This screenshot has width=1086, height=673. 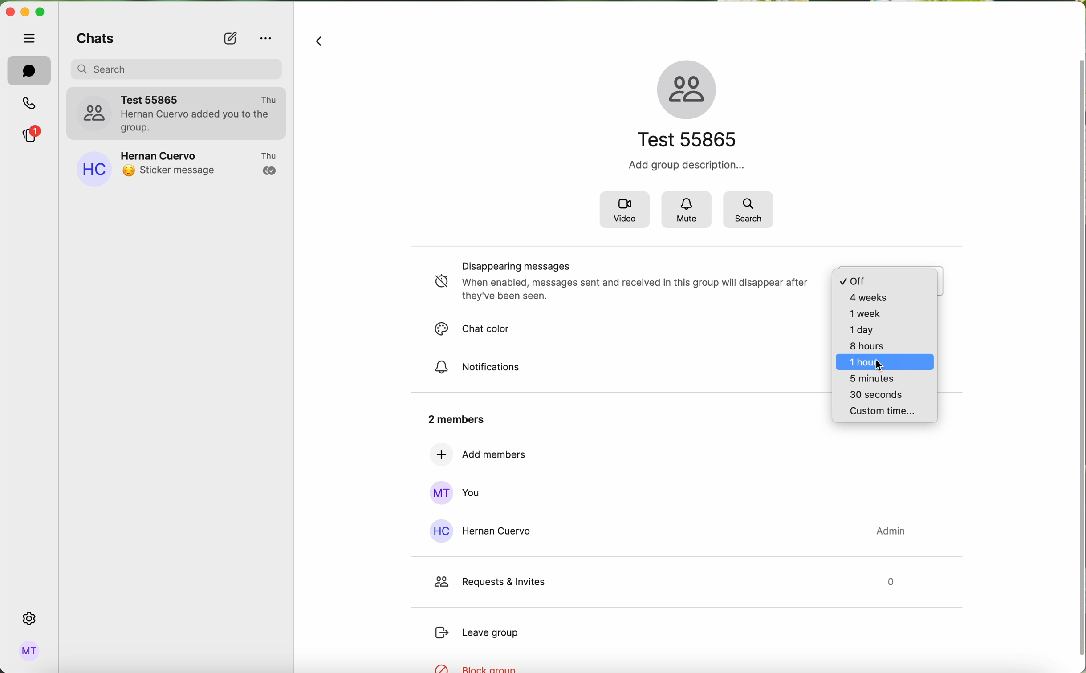 What do you see at coordinates (230, 39) in the screenshot?
I see `new chat` at bounding box center [230, 39].